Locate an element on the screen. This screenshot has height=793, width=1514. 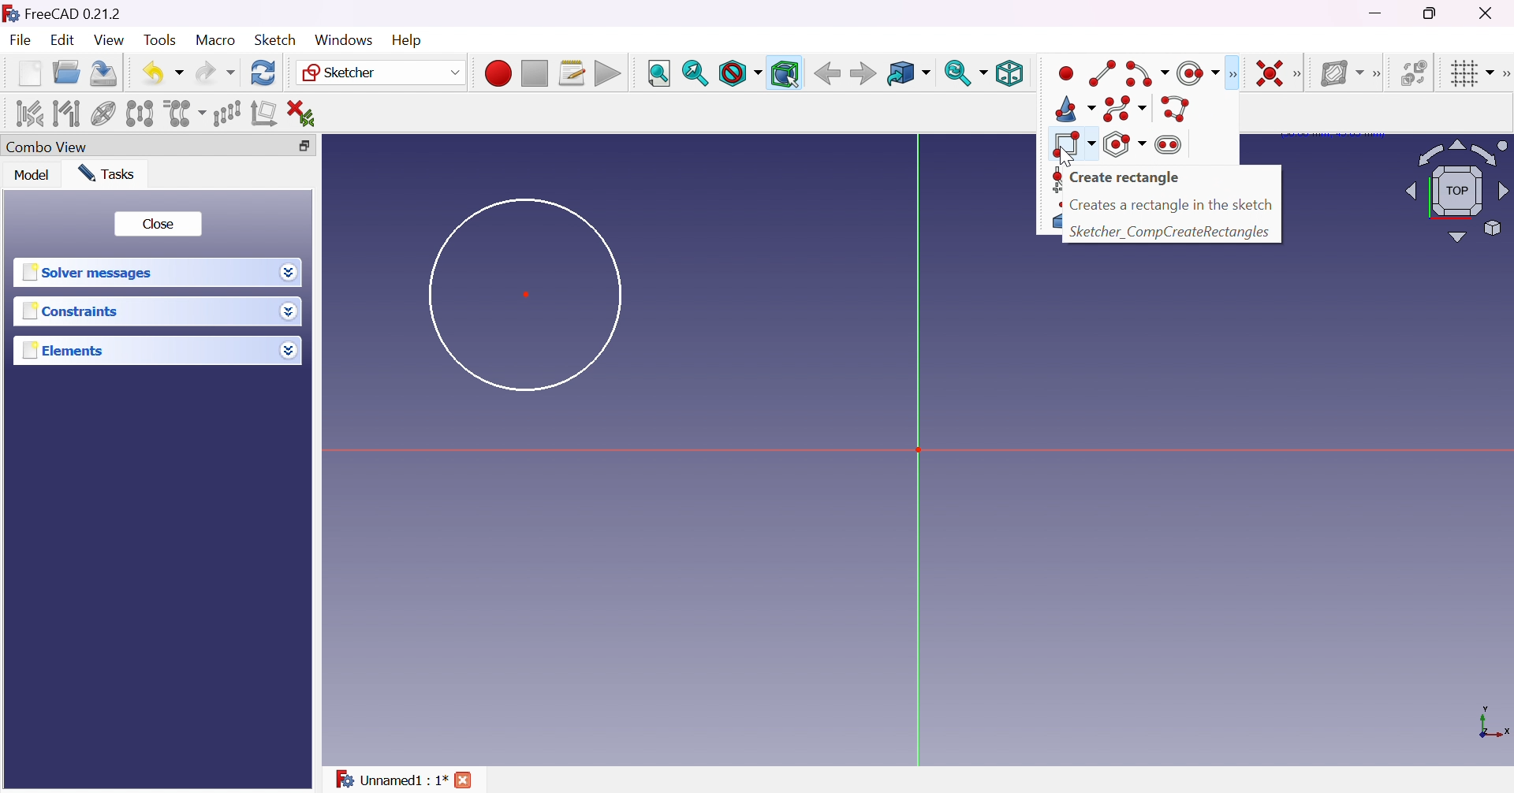
Cursor is located at coordinates (1069, 157).